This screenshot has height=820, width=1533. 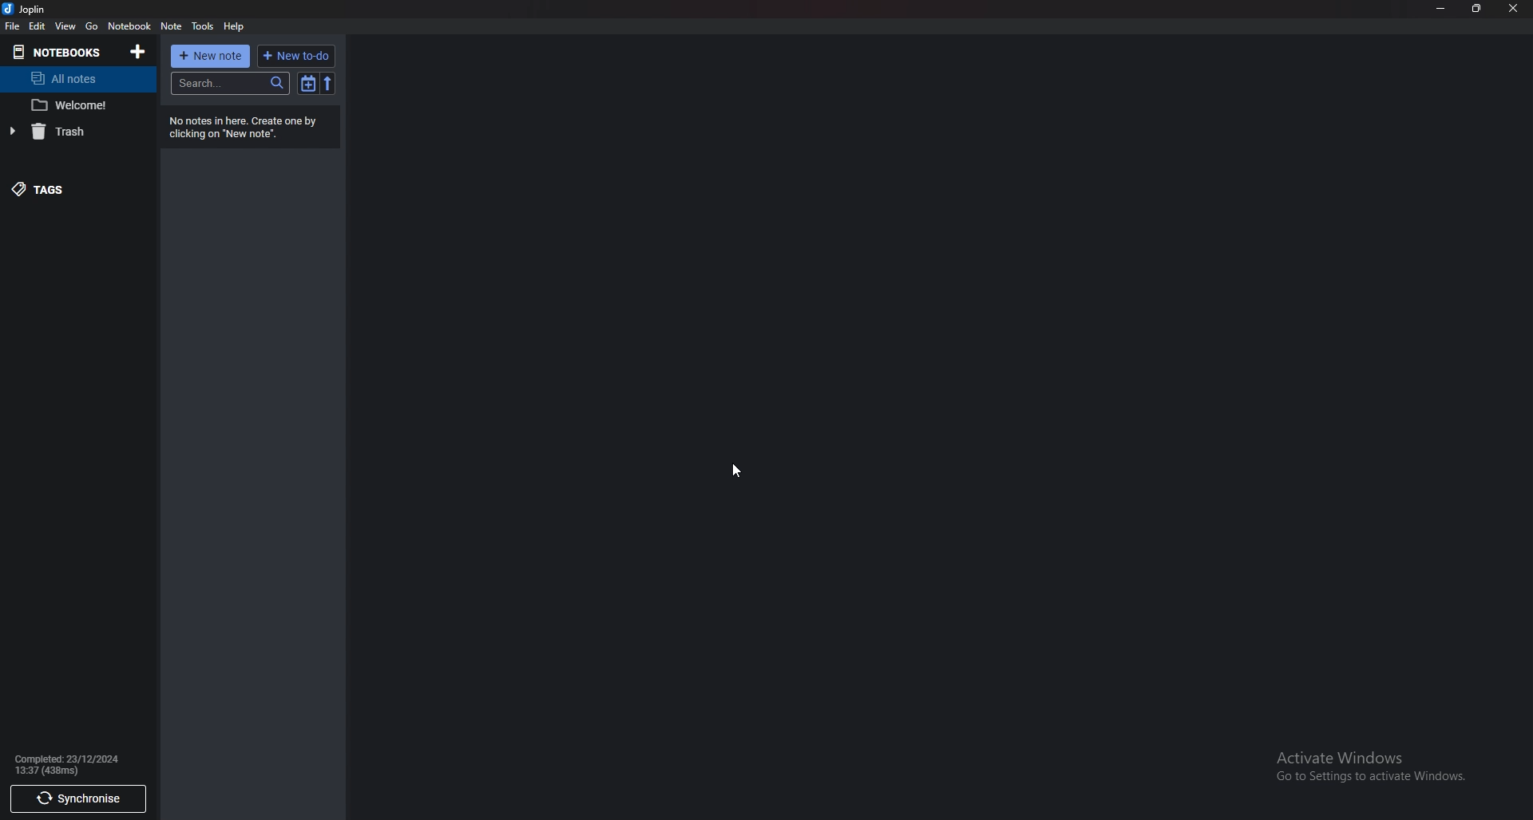 What do you see at coordinates (61, 53) in the screenshot?
I see `Notebooks` at bounding box center [61, 53].